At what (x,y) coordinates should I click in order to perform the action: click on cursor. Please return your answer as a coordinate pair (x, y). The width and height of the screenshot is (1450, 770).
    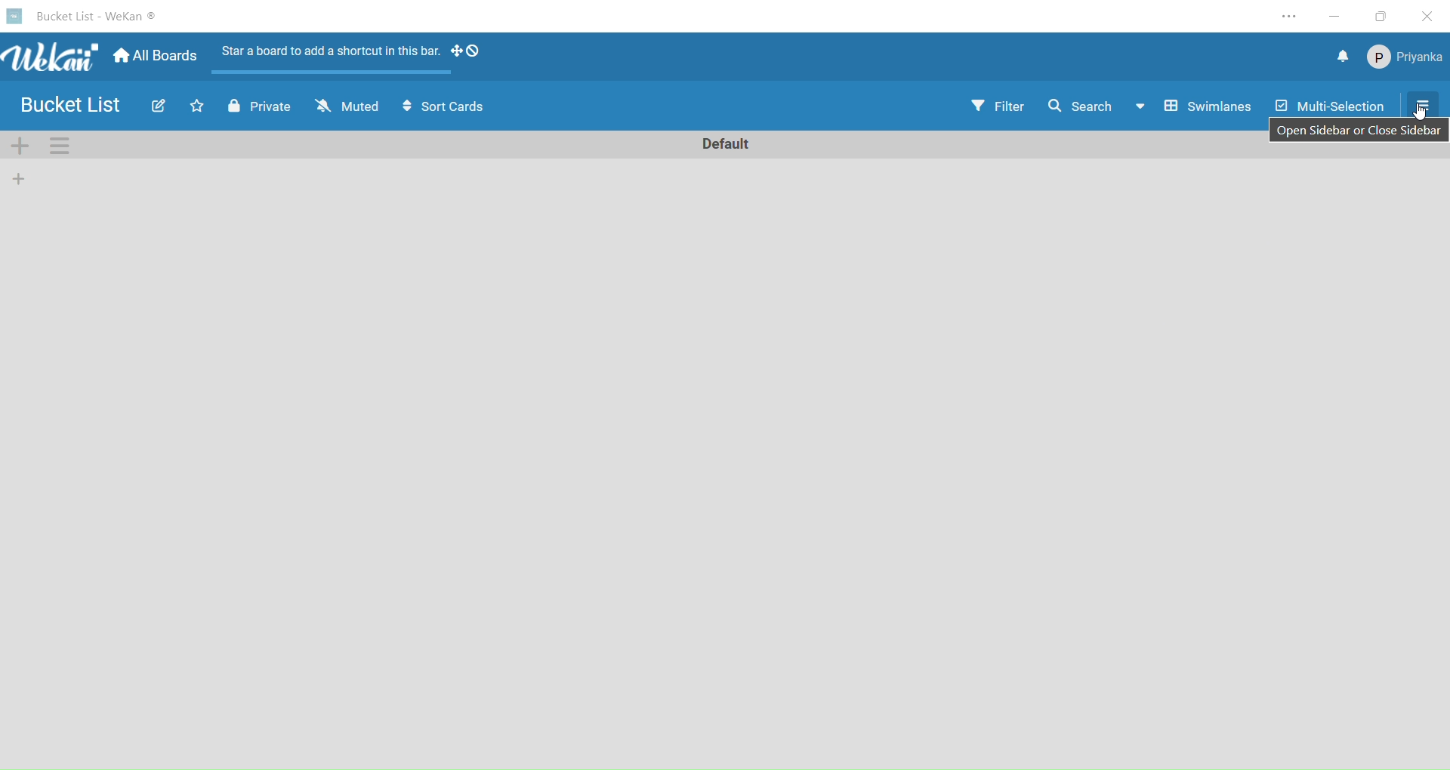
    Looking at the image, I should click on (1419, 115).